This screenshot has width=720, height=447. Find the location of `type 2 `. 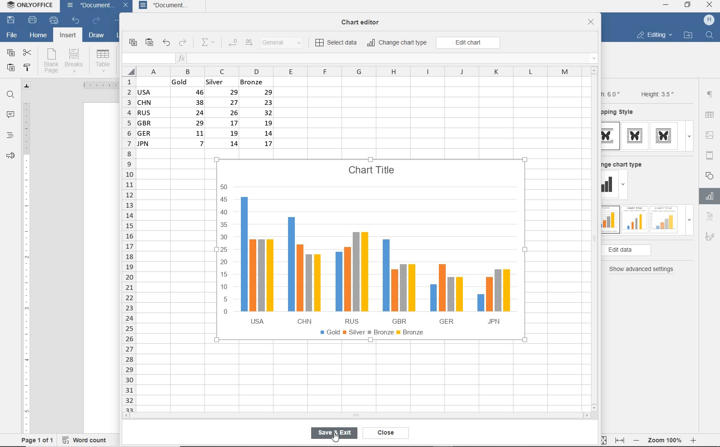

type 2  is located at coordinates (633, 219).